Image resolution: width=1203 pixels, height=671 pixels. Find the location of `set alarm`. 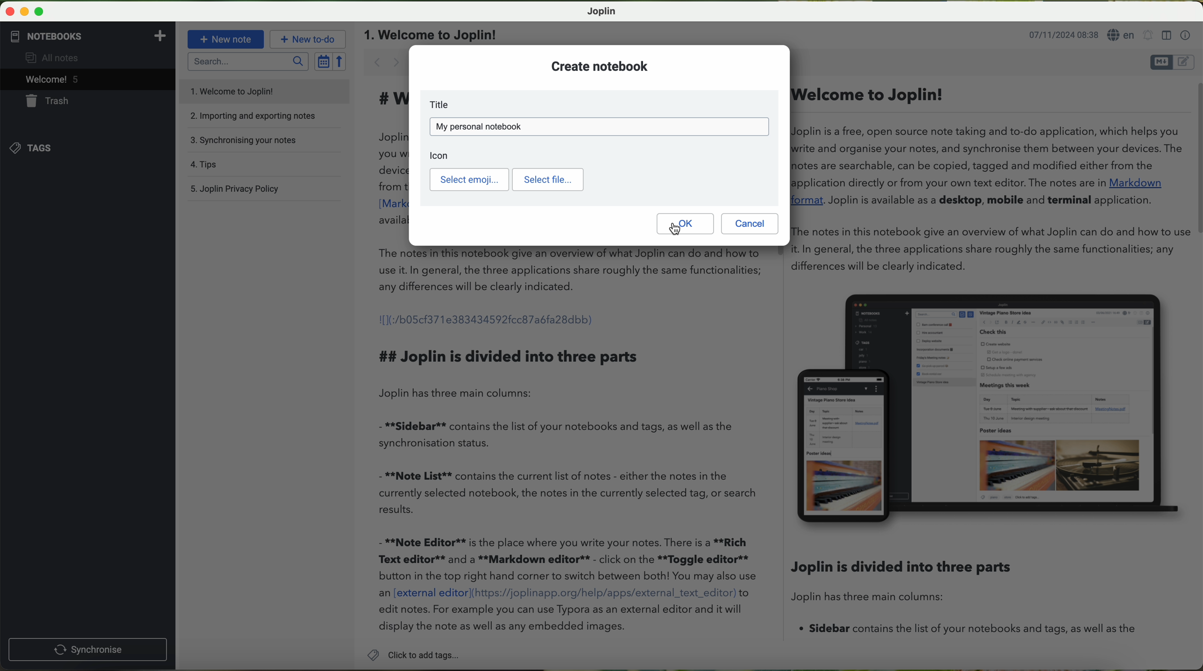

set alarm is located at coordinates (1148, 37).